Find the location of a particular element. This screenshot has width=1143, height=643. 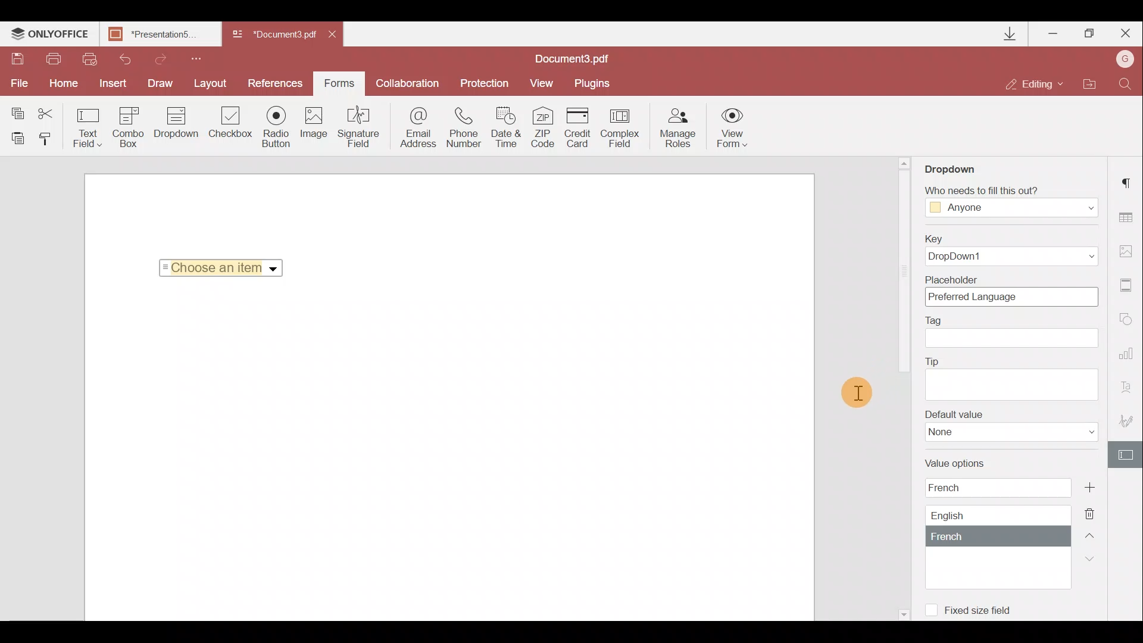

Phone number is located at coordinates (466, 128).